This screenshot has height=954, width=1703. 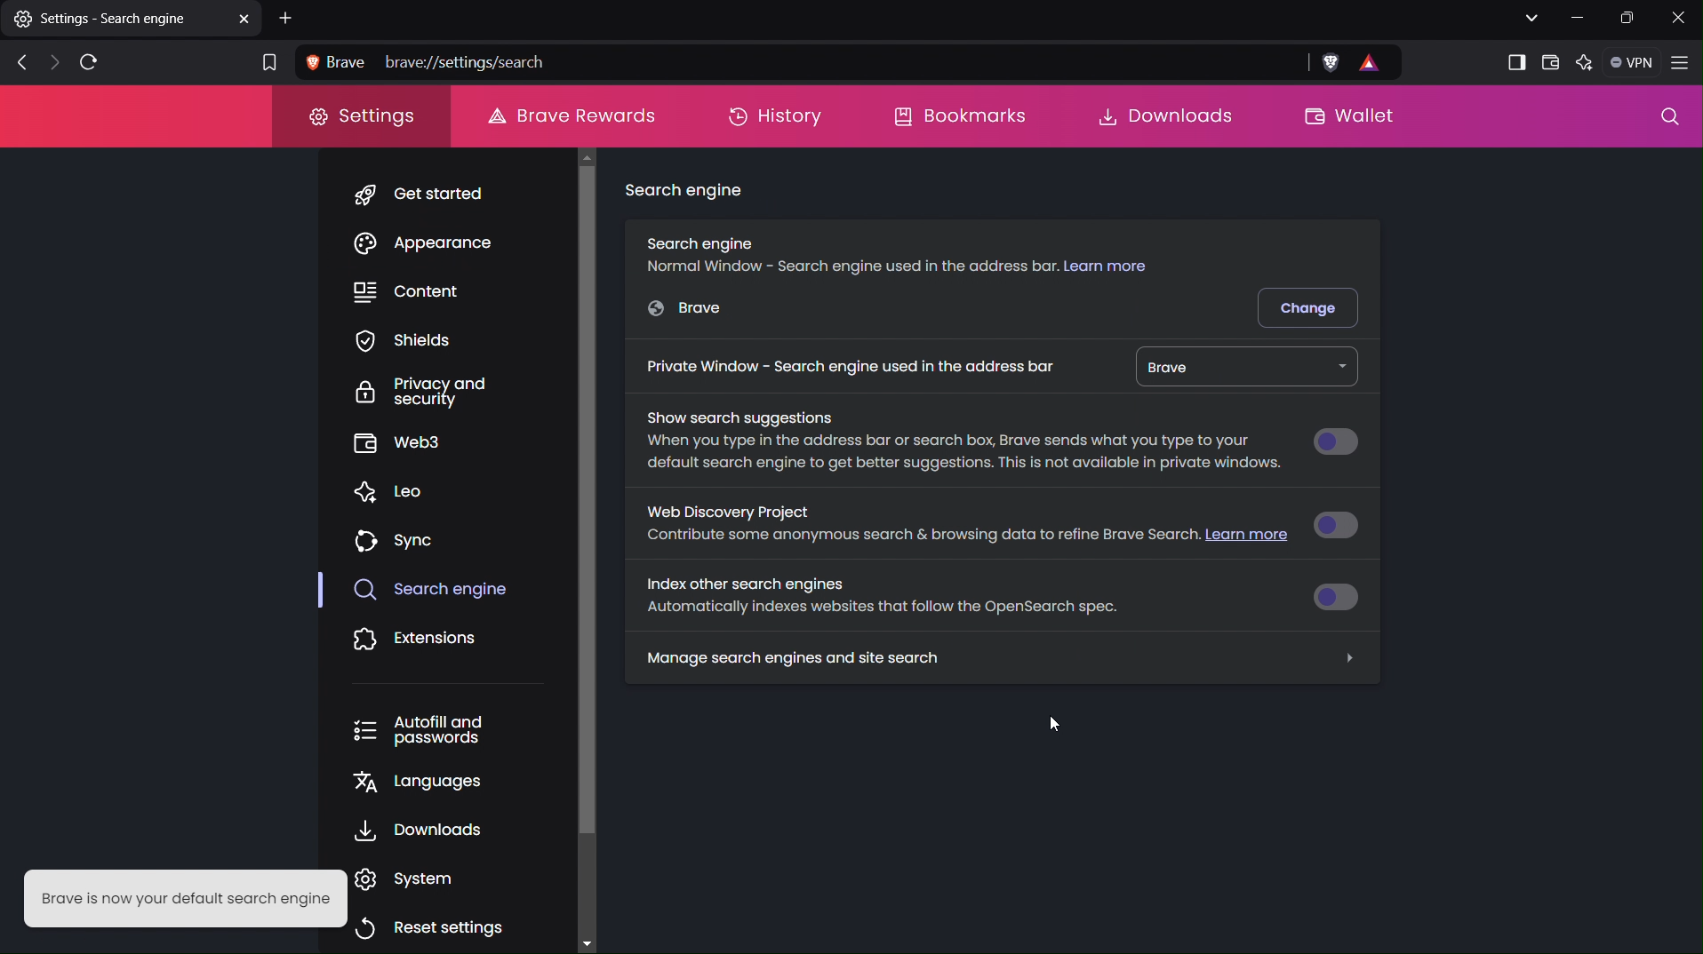 I want to click on Brave is now your default search engine, so click(x=182, y=897).